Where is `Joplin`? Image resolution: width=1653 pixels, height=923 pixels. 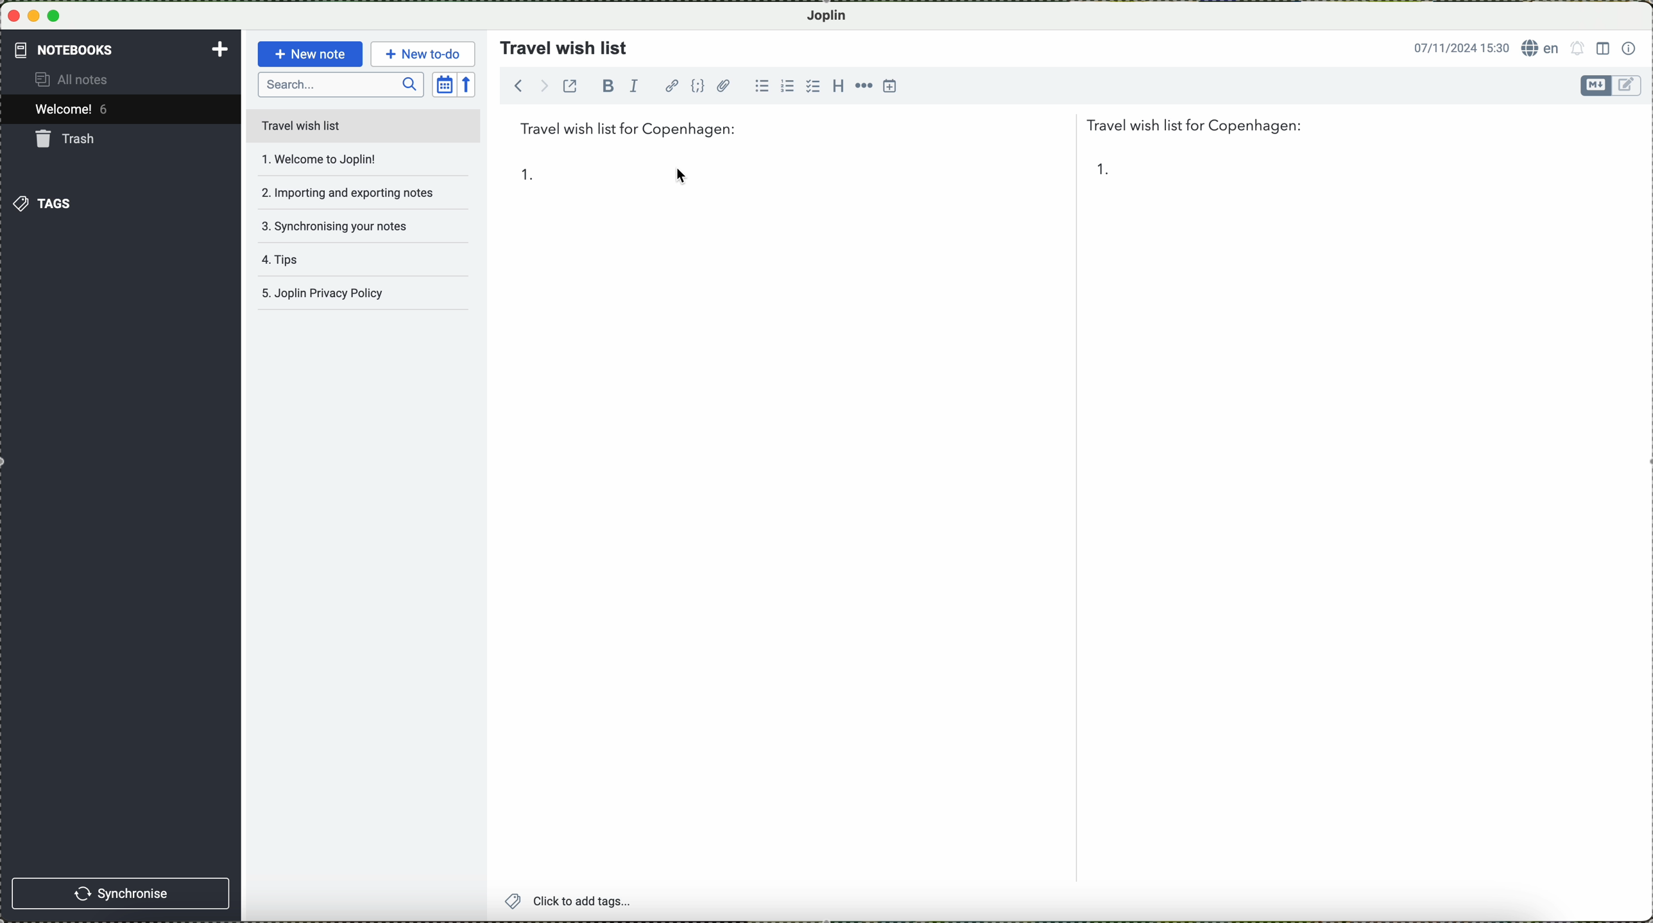
Joplin is located at coordinates (834, 15).